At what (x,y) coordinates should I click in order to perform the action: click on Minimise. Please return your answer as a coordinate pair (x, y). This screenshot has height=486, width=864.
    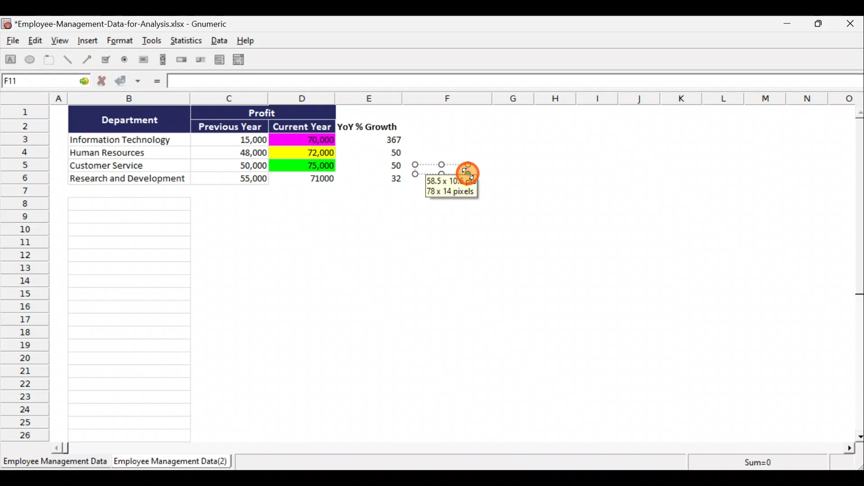
    Looking at the image, I should click on (789, 25).